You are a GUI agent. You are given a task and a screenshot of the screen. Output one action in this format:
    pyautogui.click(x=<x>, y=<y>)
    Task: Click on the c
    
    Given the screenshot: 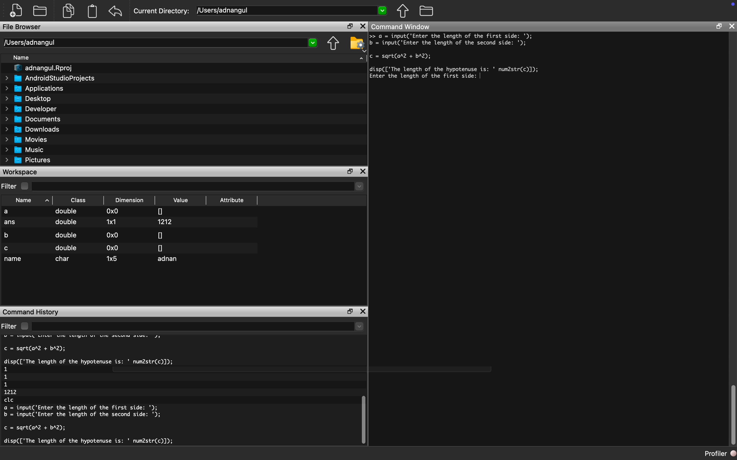 What is the action you would take?
    pyautogui.click(x=8, y=248)
    